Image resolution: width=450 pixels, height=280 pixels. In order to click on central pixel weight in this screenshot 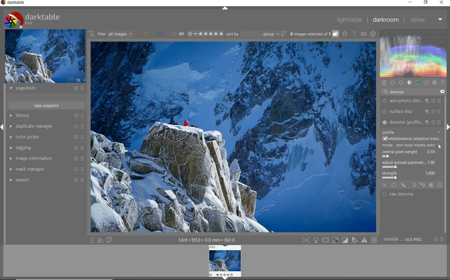, I will do `click(411, 154)`.